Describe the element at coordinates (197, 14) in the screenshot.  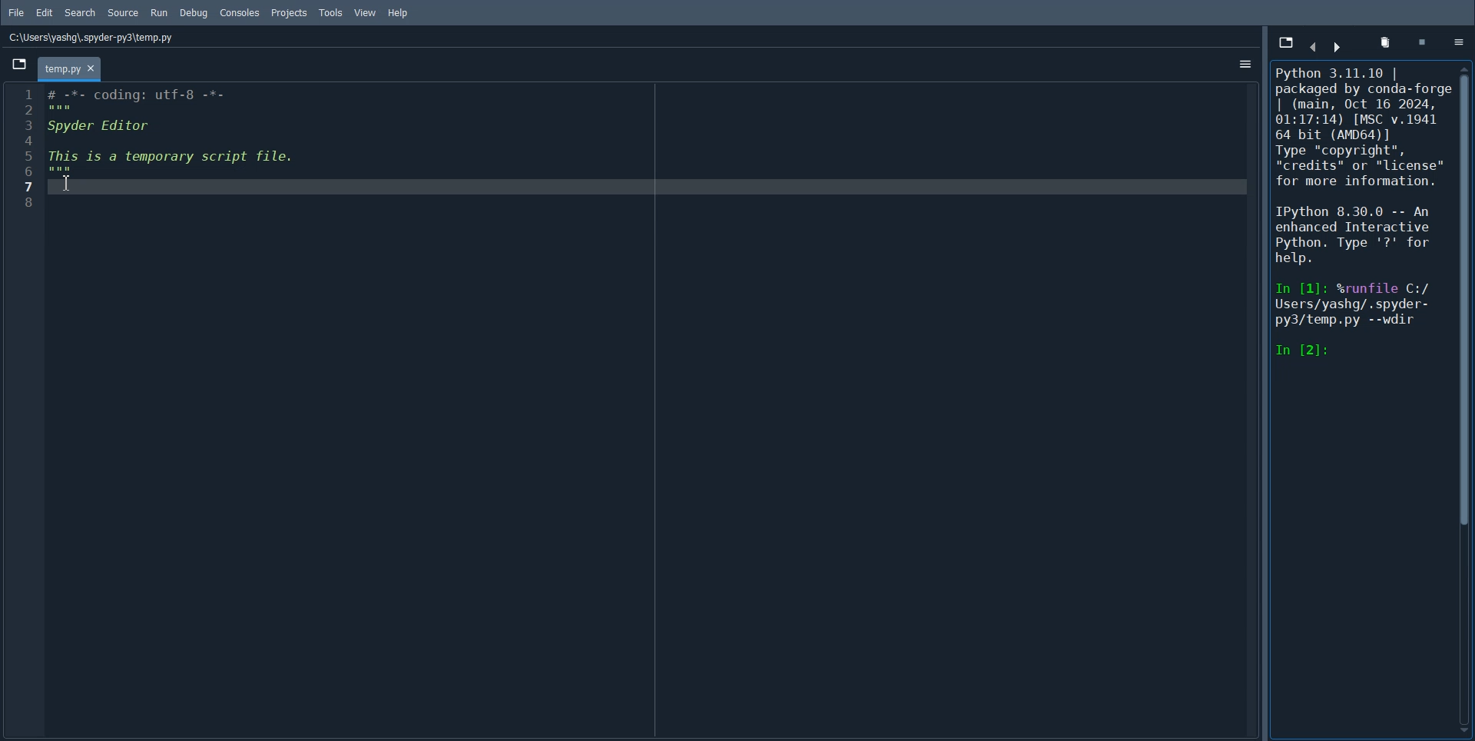
I see `Debug` at that location.